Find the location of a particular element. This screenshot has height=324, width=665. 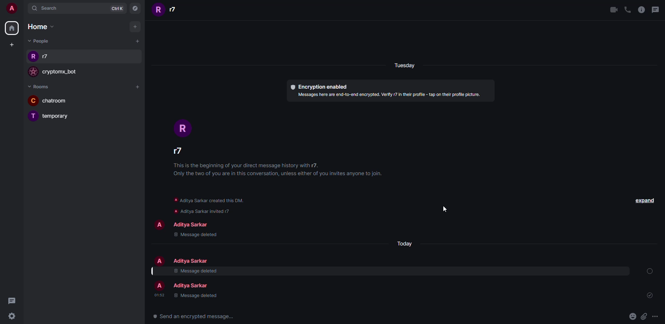

room is located at coordinates (57, 101).